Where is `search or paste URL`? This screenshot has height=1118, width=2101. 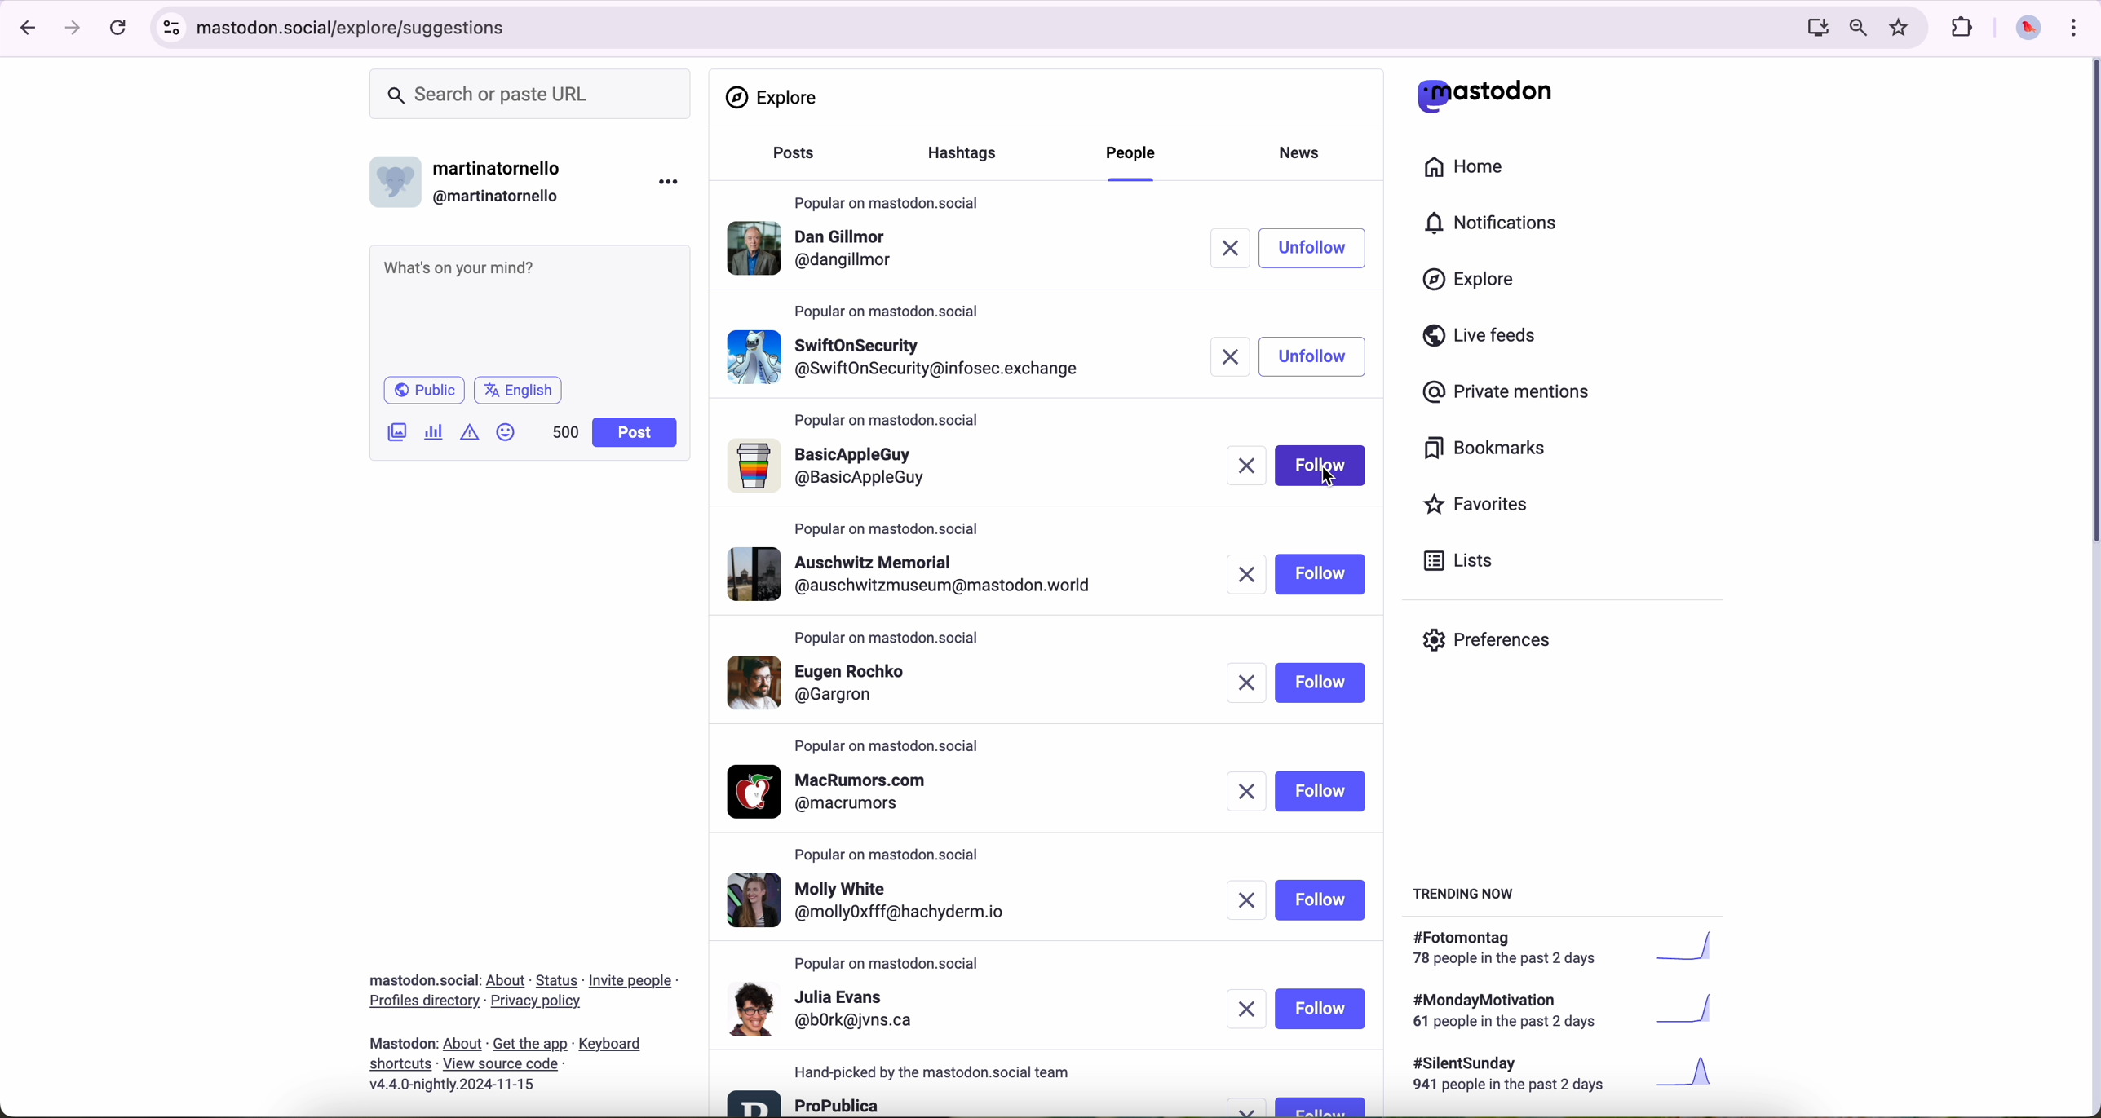 search or paste URL is located at coordinates (530, 95).